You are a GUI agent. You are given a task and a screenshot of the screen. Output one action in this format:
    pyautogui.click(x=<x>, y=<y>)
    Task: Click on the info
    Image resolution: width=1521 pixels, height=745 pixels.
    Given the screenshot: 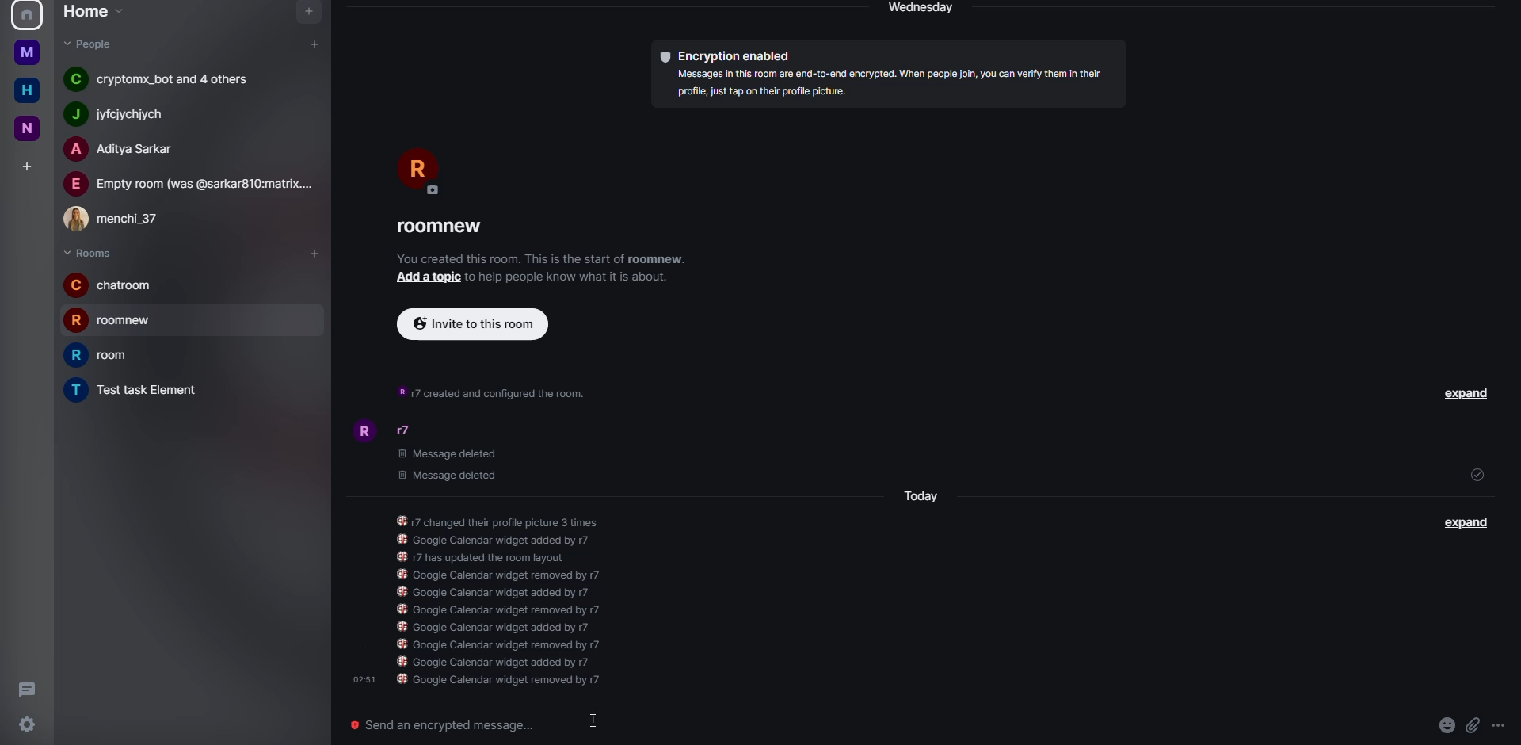 What is the action you would take?
    pyautogui.click(x=517, y=599)
    